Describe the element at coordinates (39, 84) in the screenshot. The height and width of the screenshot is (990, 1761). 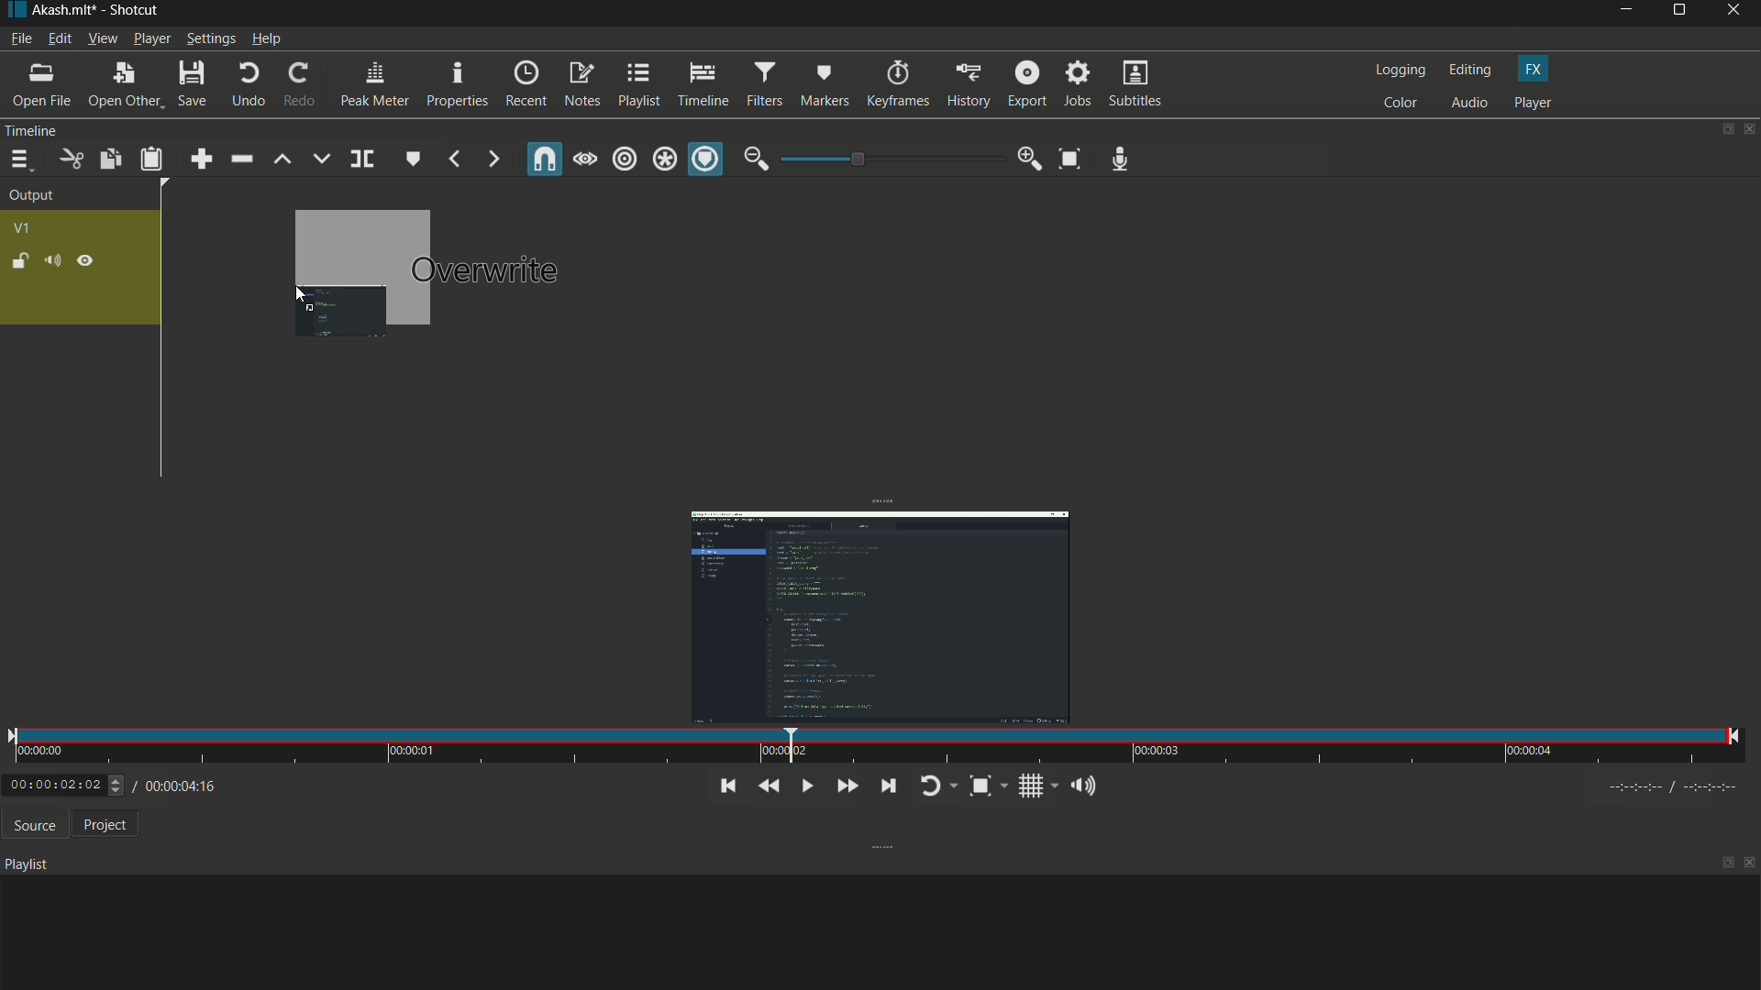
I see `open file` at that location.